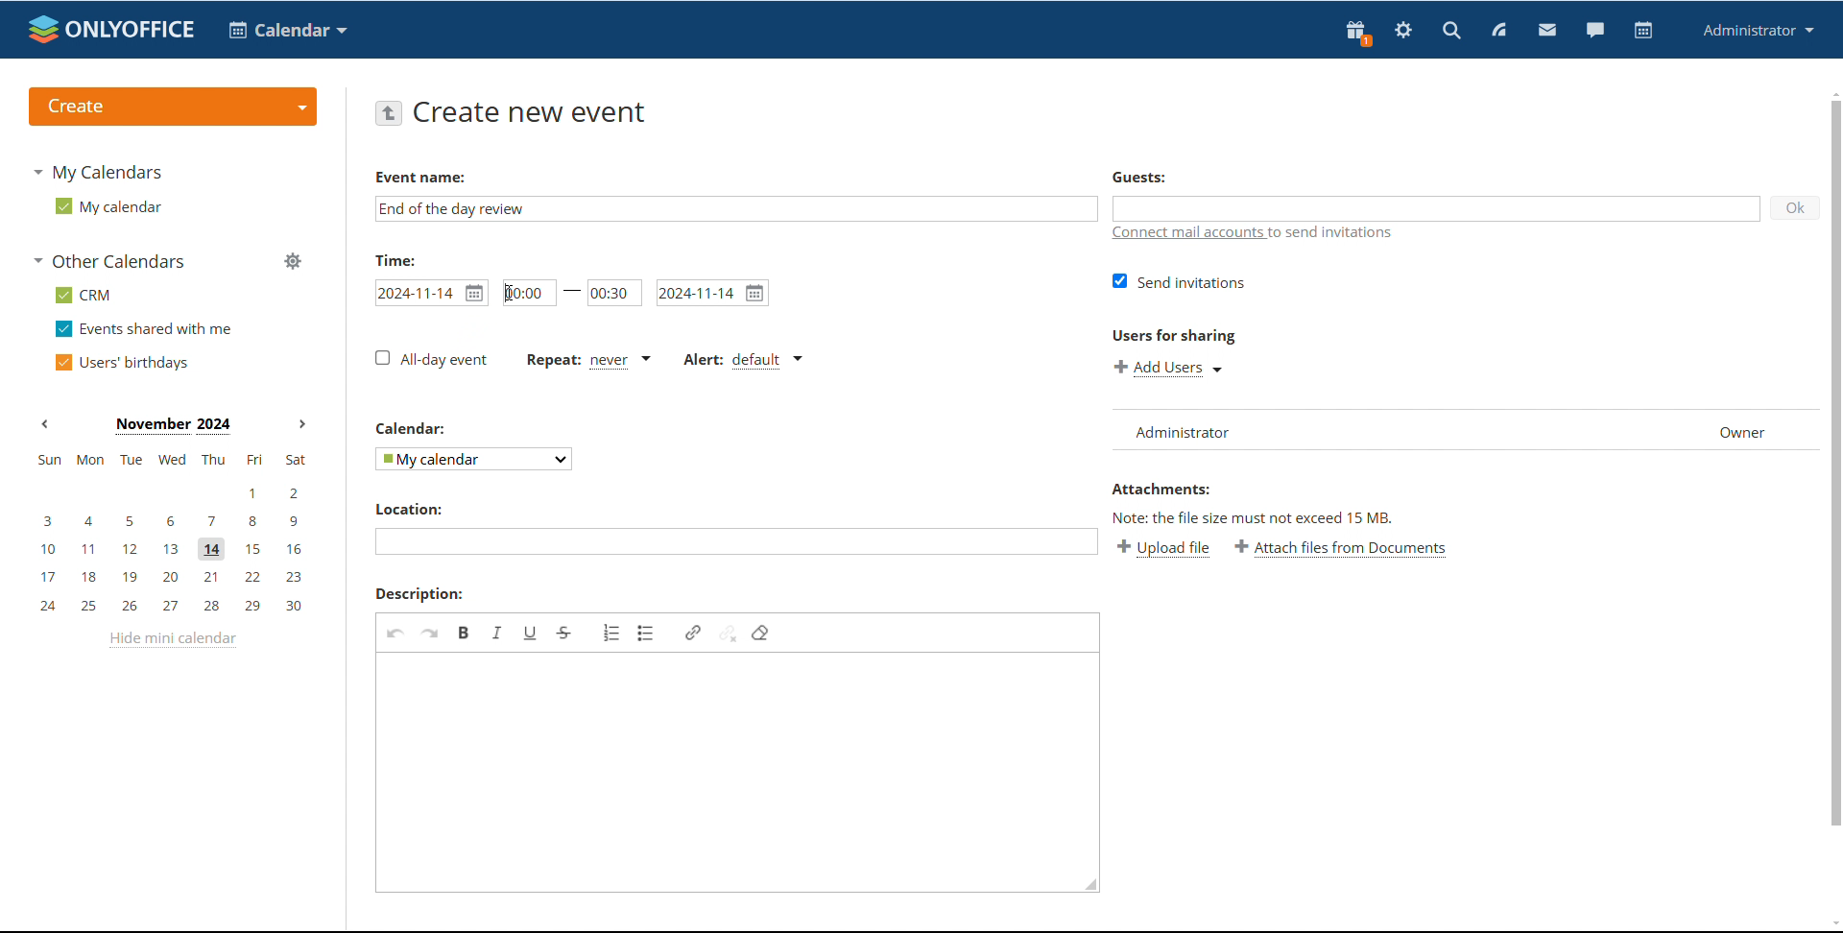  I want to click on present, so click(1356, 33).